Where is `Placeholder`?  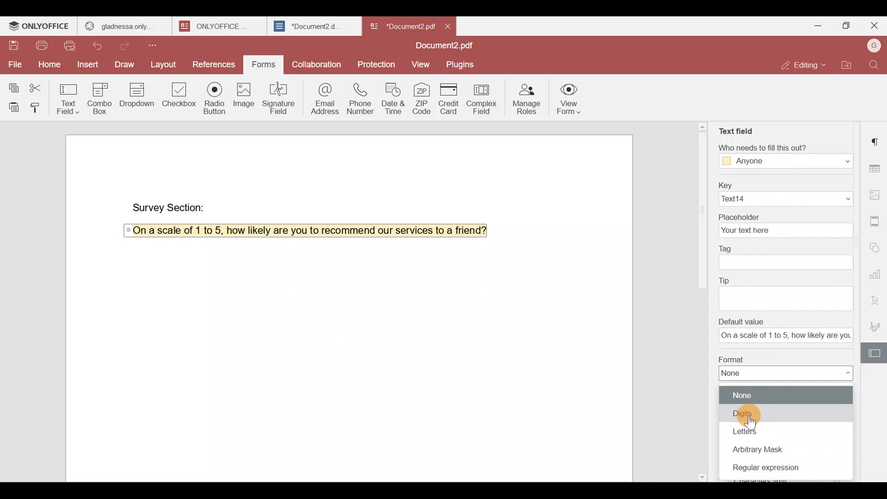
Placeholder is located at coordinates (785, 214).